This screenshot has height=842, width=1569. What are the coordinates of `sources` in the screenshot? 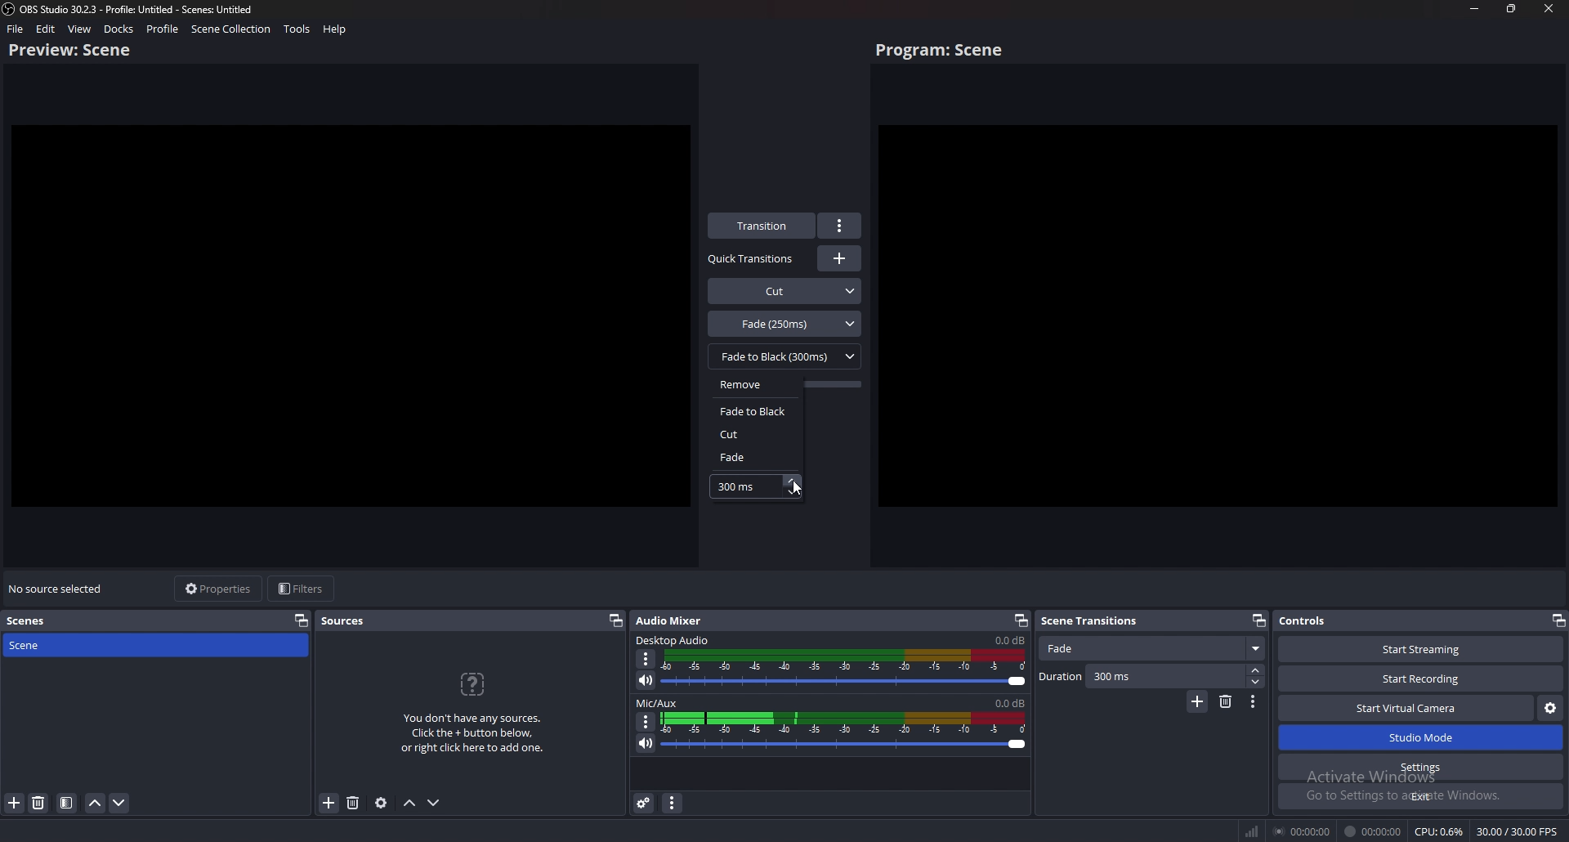 It's located at (344, 621).